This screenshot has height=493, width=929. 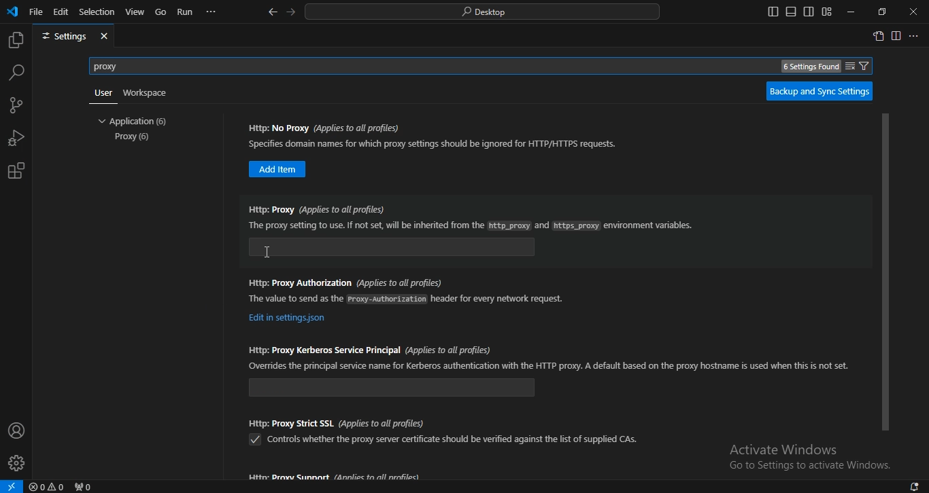 I want to click on Proxy support, so click(x=335, y=477).